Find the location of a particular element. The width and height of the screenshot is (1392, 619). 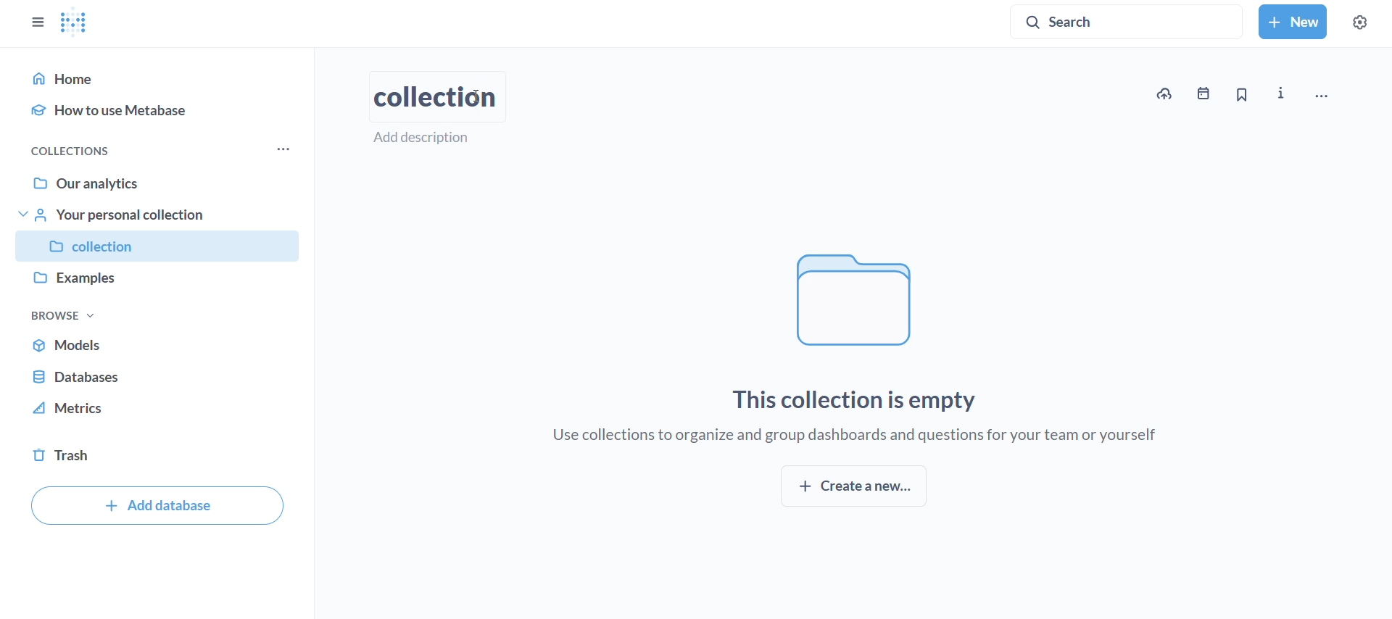

add database is located at coordinates (157, 505).